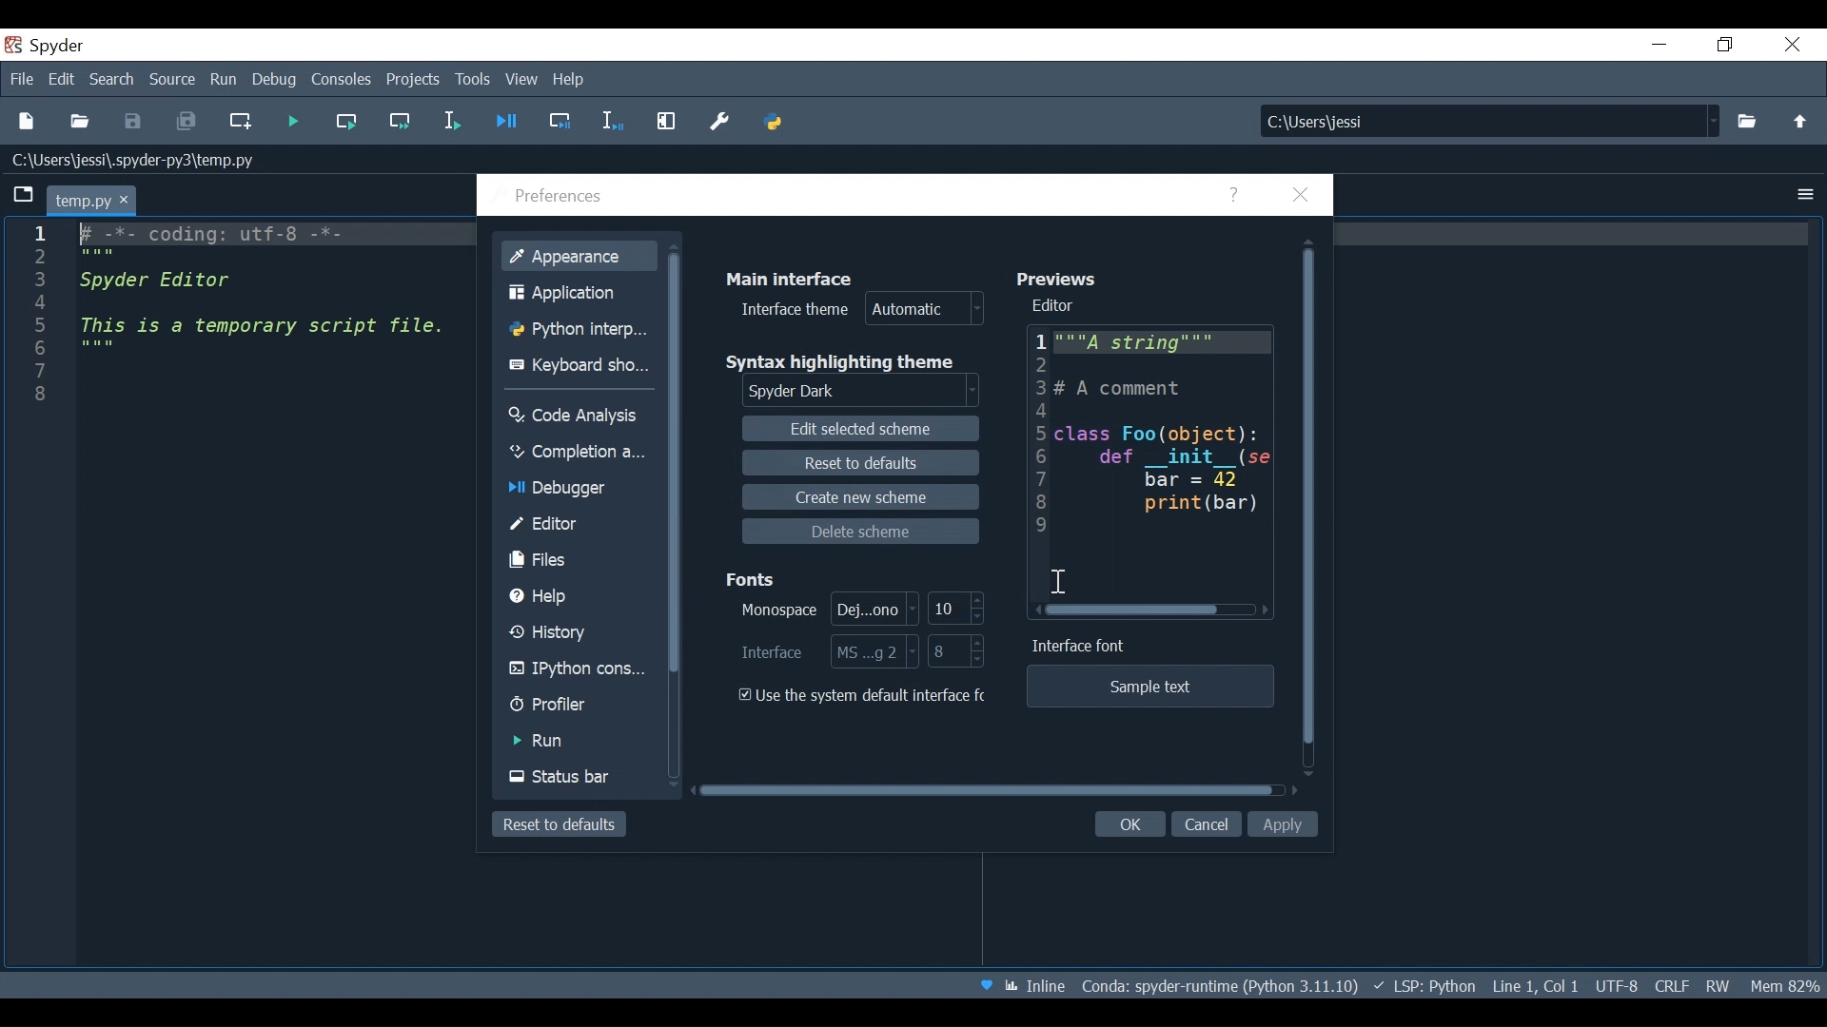  I want to click on Delete scheme, so click(859, 532).